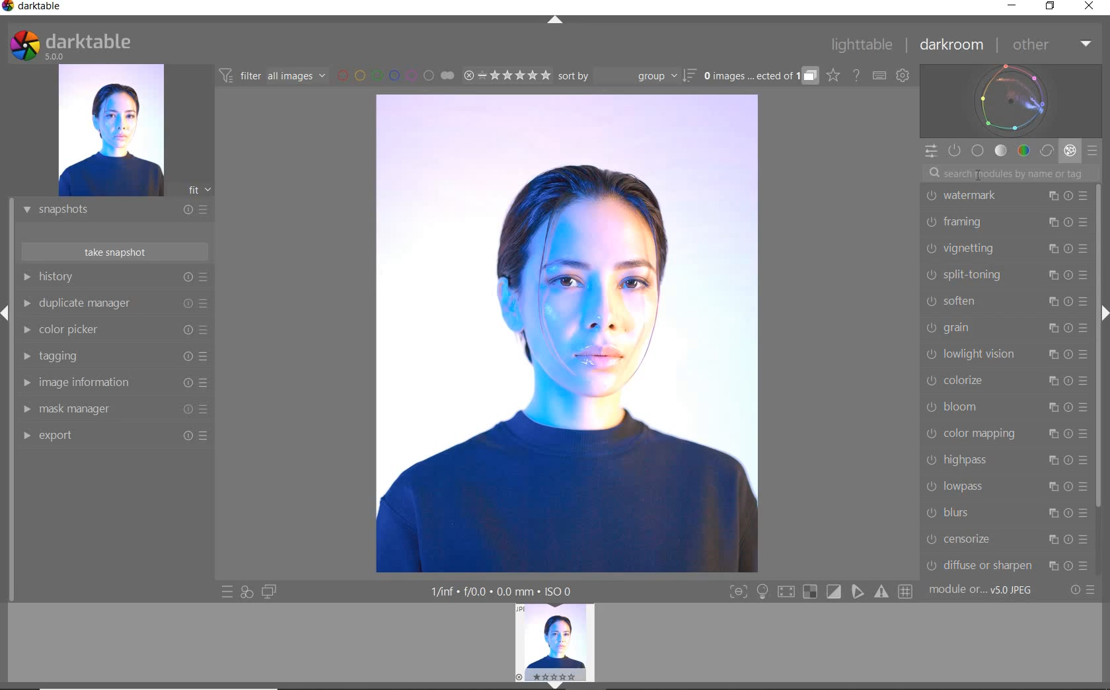 This screenshot has width=1110, height=690. What do you see at coordinates (990, 590) in the screenshot?
I see `MODULE...v5.0 JPEG` at bounding box center [990, 590].